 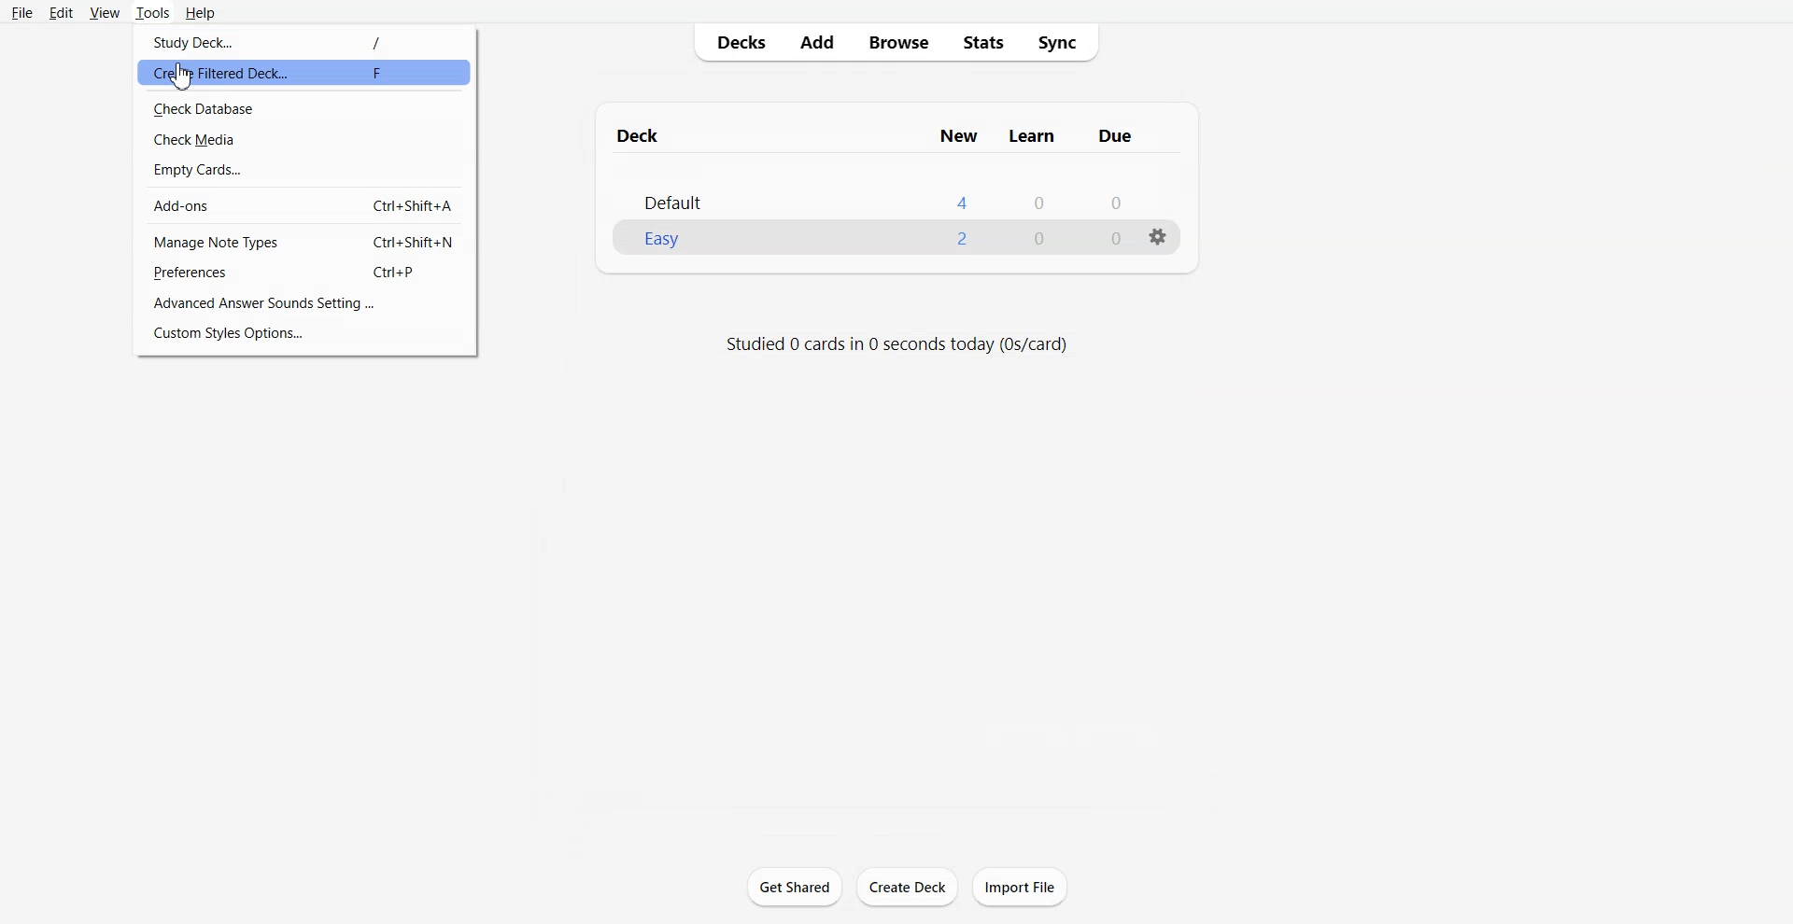 I want to click on Study Deck, so click(x=304, y=40).